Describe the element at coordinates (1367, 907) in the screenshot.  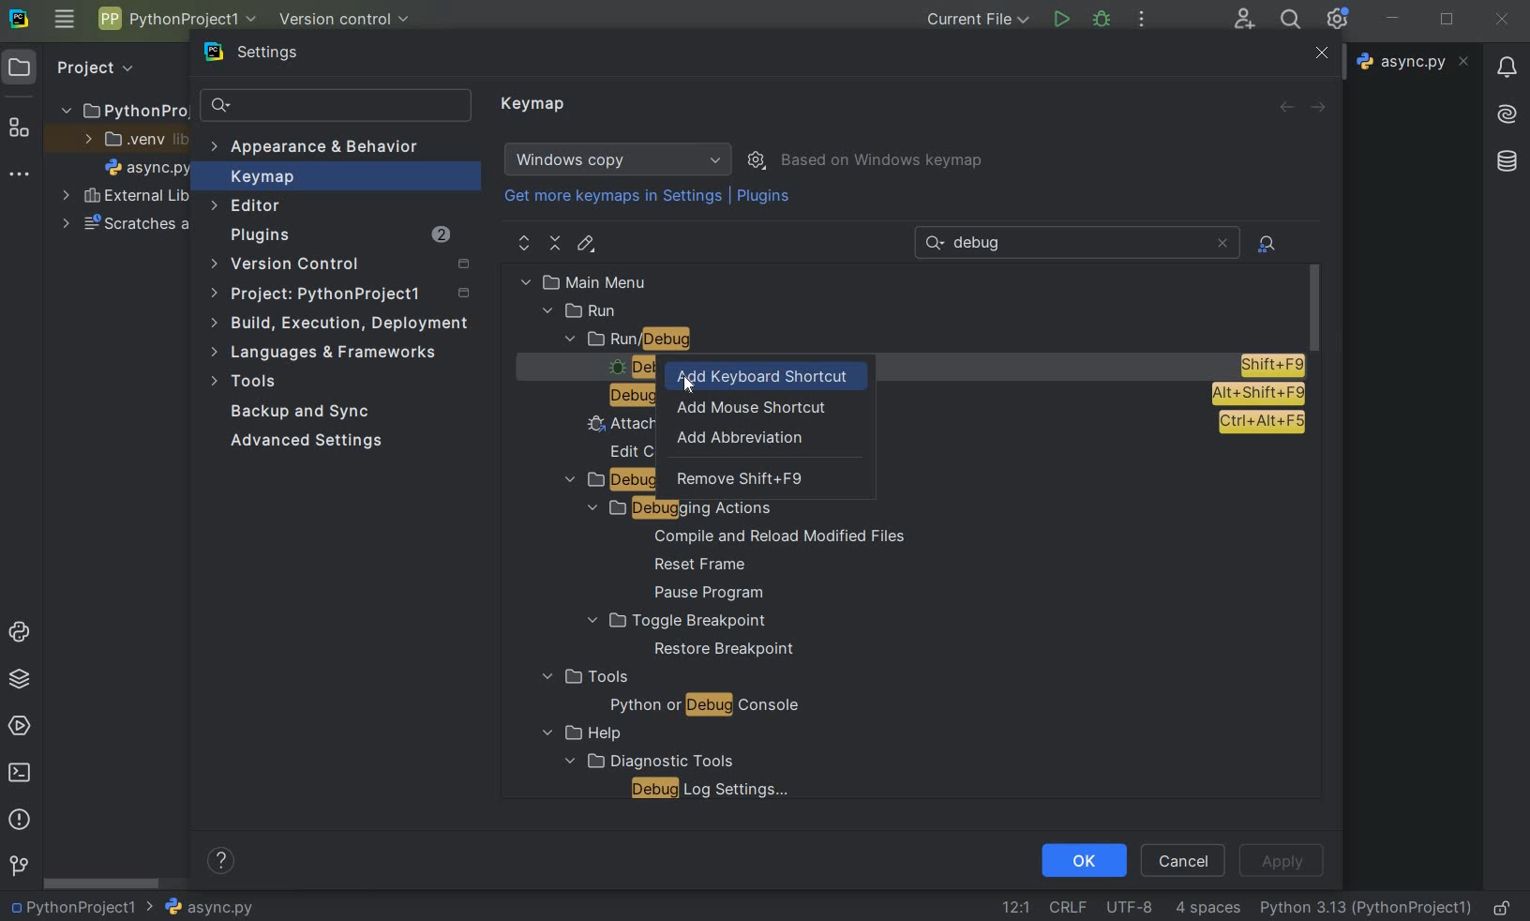
I see `current interpreter` at that location.